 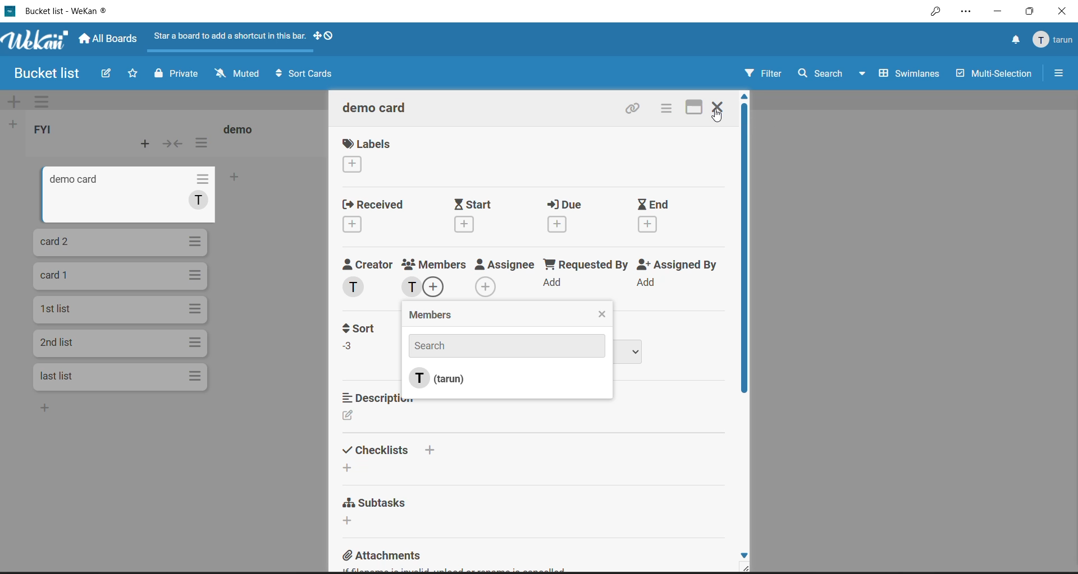 I want to click on close card, so click(x=718, y=107).